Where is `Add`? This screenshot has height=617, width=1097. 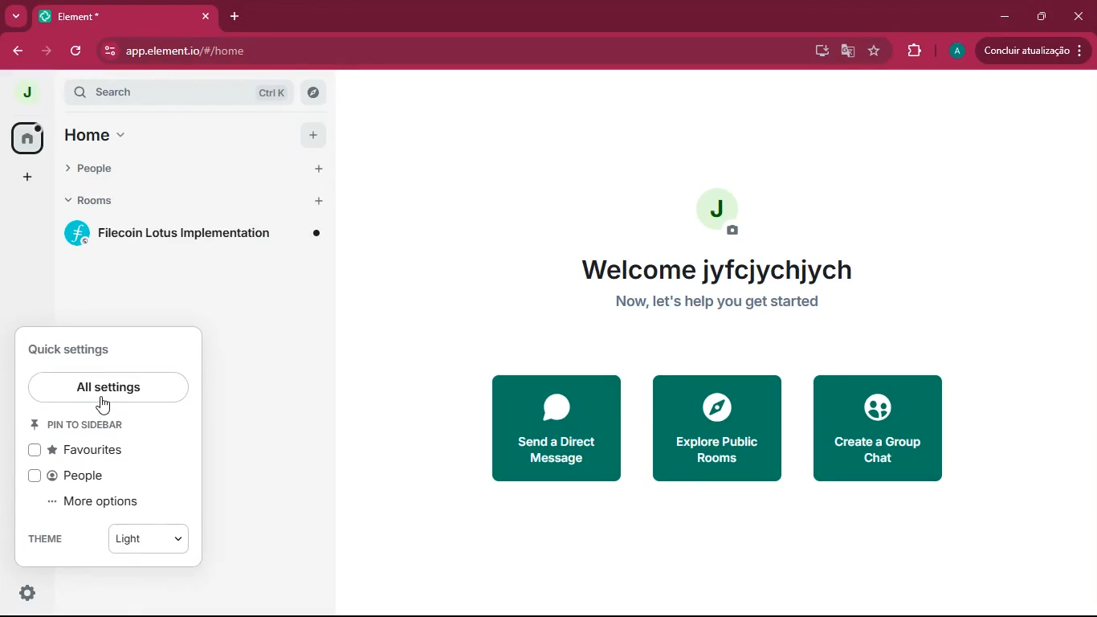
Add is located at coordinates (320, 202).